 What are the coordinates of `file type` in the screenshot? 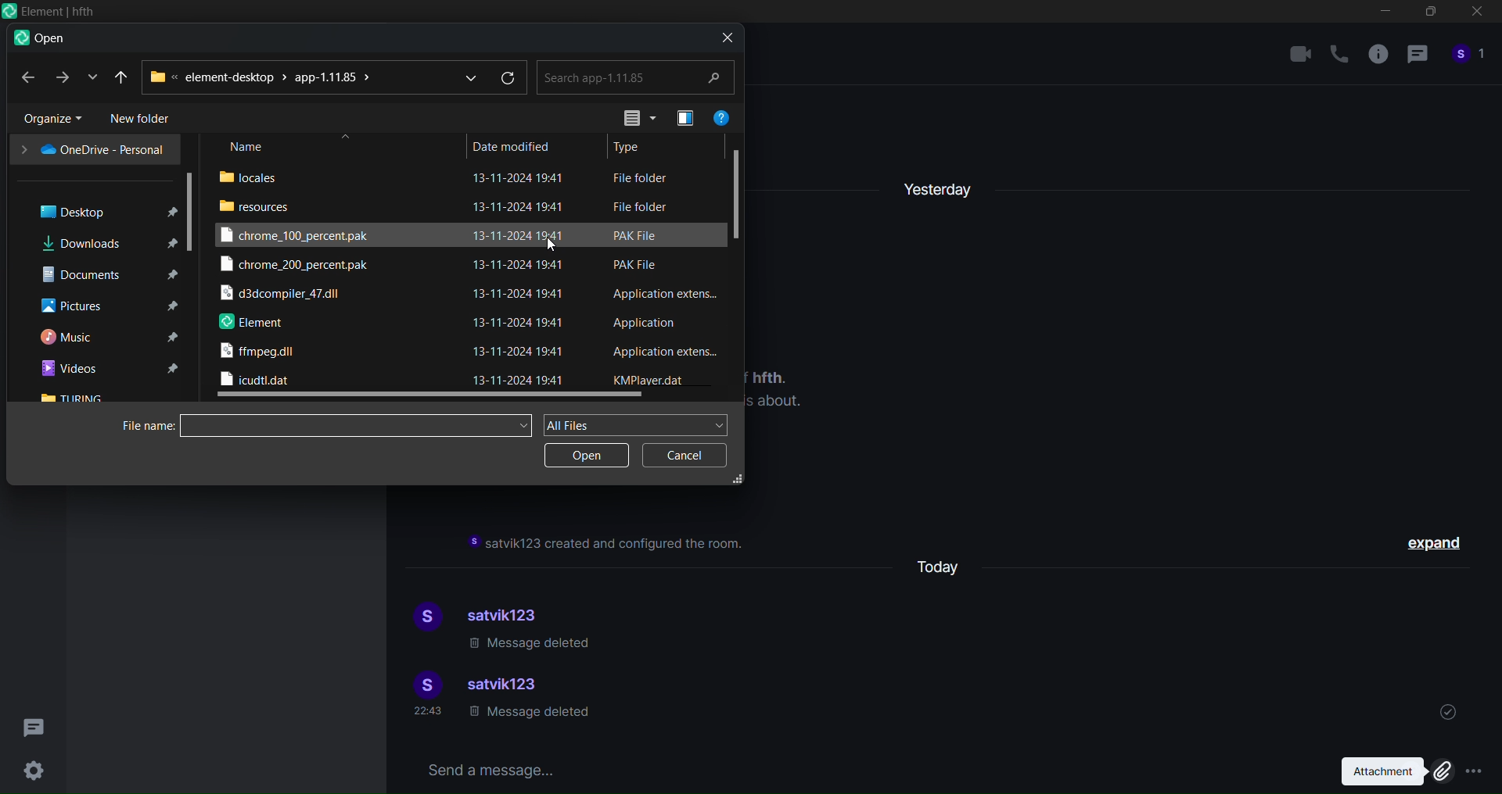 It's located at (663, 277).